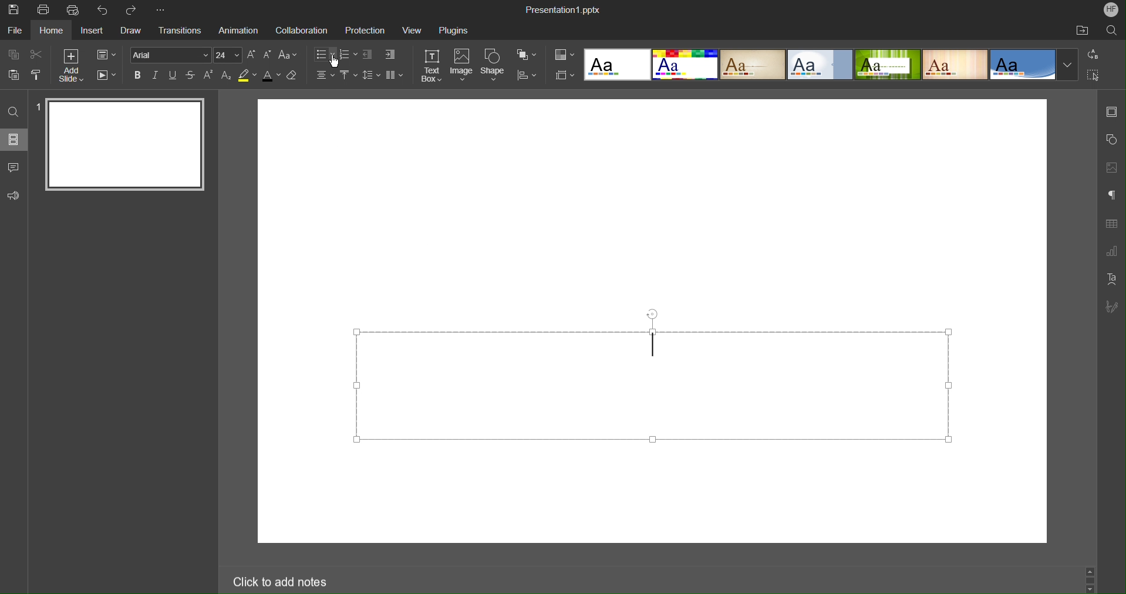 The image size is (1126, 594). Describe the element at coordinates (294, 76) in the screenshot. I see `Erase Style` at that location.